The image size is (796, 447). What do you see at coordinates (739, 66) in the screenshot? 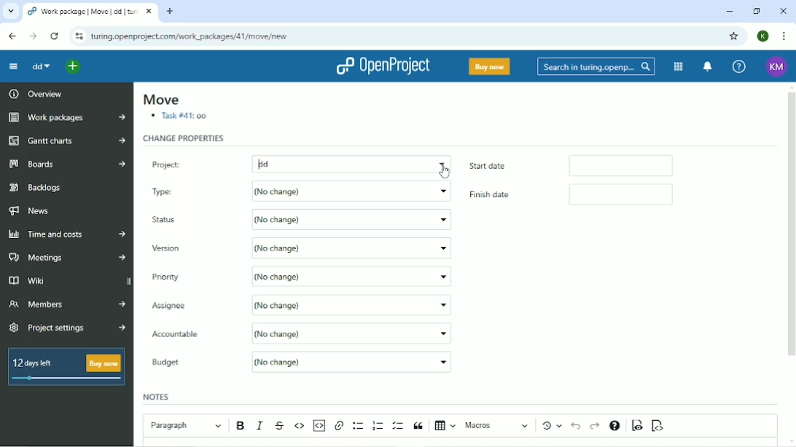
I see `Help` at bounding box center [739, 66].